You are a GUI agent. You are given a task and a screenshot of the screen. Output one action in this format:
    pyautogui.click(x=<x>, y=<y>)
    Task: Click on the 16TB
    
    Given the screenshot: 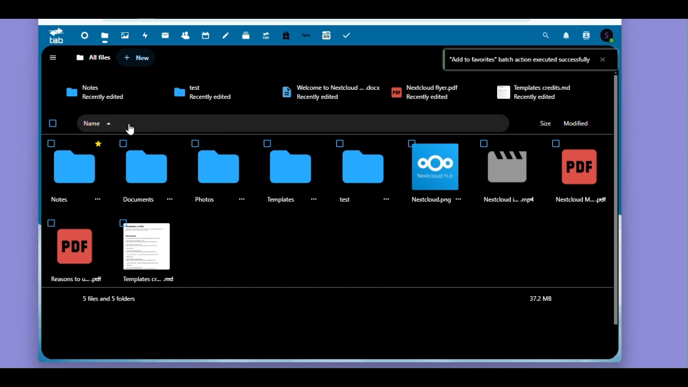 What is the action you would take?
    pyautogui.click(x=326, y=33)
    